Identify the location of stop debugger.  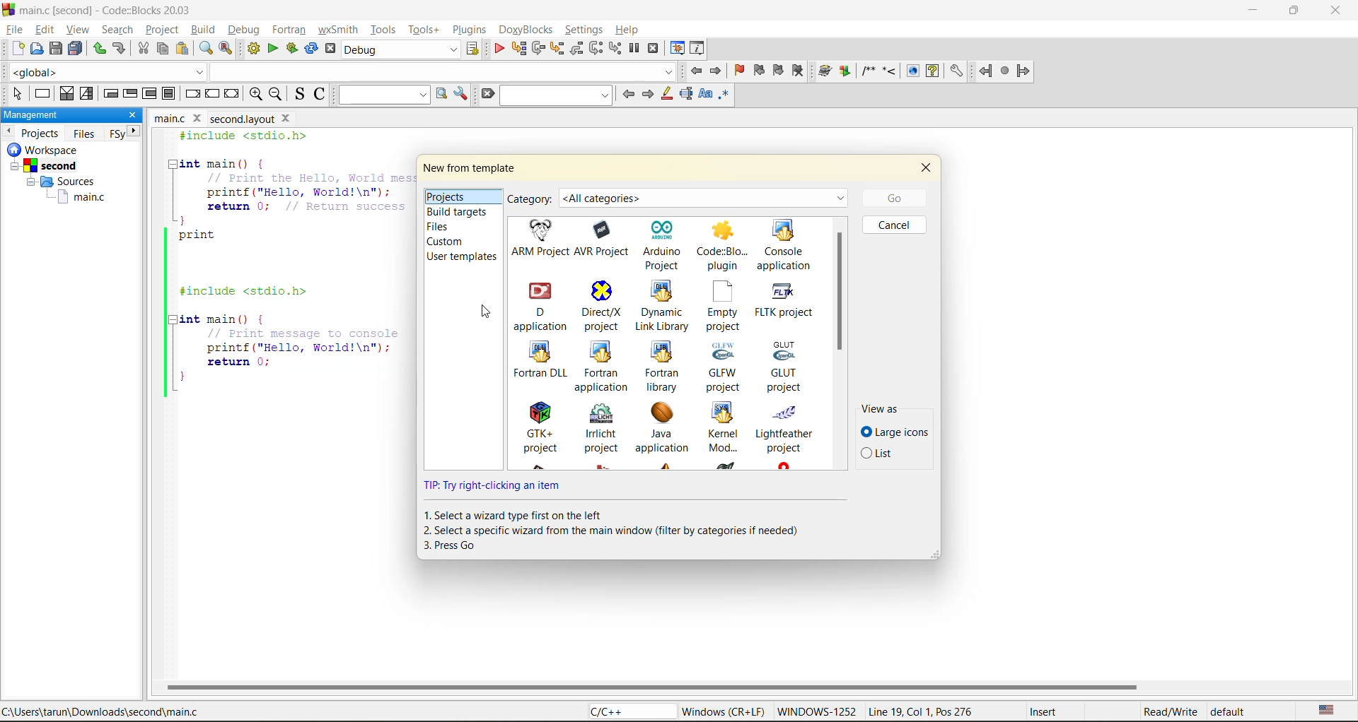
(652, 49).